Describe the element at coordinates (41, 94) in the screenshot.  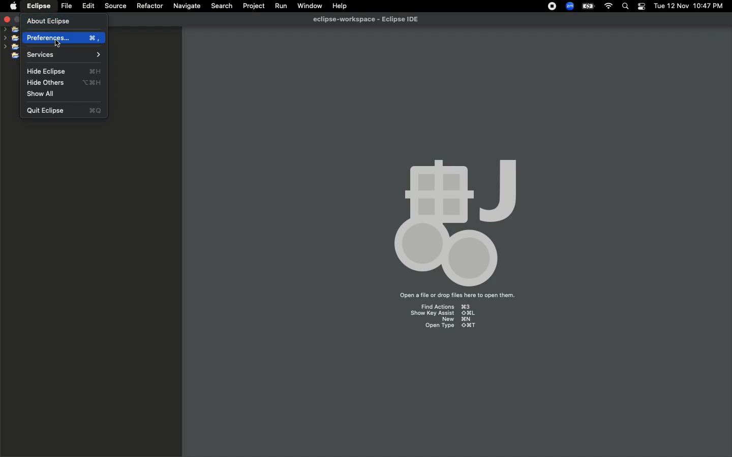
I see `Show all` at that location.